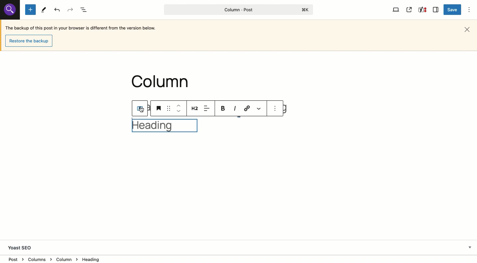  What do you see at coordinates (141, 111) in the screenshot?
I see `cursor` at bounding box center [141, 111].